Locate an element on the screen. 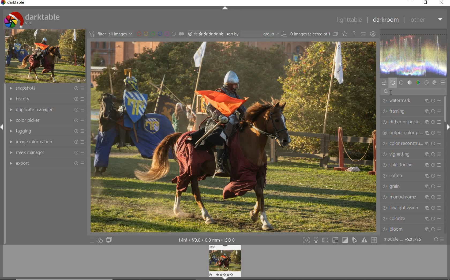 Image resolution: width=450 pixels, height=280 pixels. scrollbar is located at coordinates (445, 109).